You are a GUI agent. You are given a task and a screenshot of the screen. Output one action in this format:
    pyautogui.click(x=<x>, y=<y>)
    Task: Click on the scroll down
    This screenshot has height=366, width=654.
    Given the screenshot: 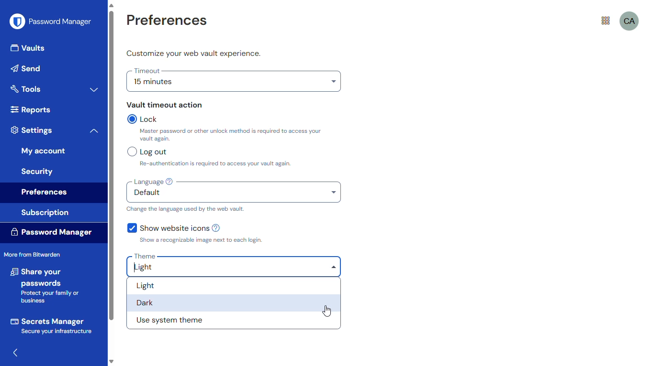 What is the action you would take?
    pyautogui.click(x=111, y=362)
    